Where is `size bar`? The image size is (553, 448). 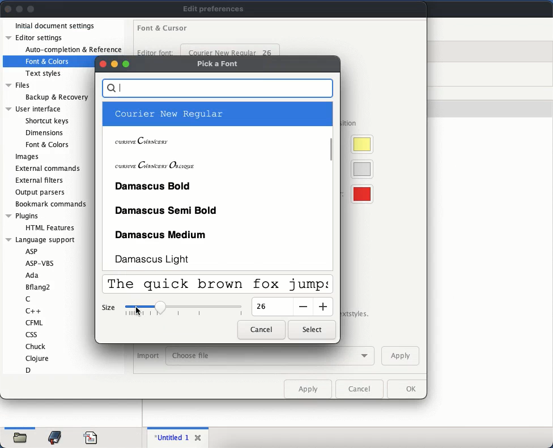
size bar is located at coordinates (182, 308).